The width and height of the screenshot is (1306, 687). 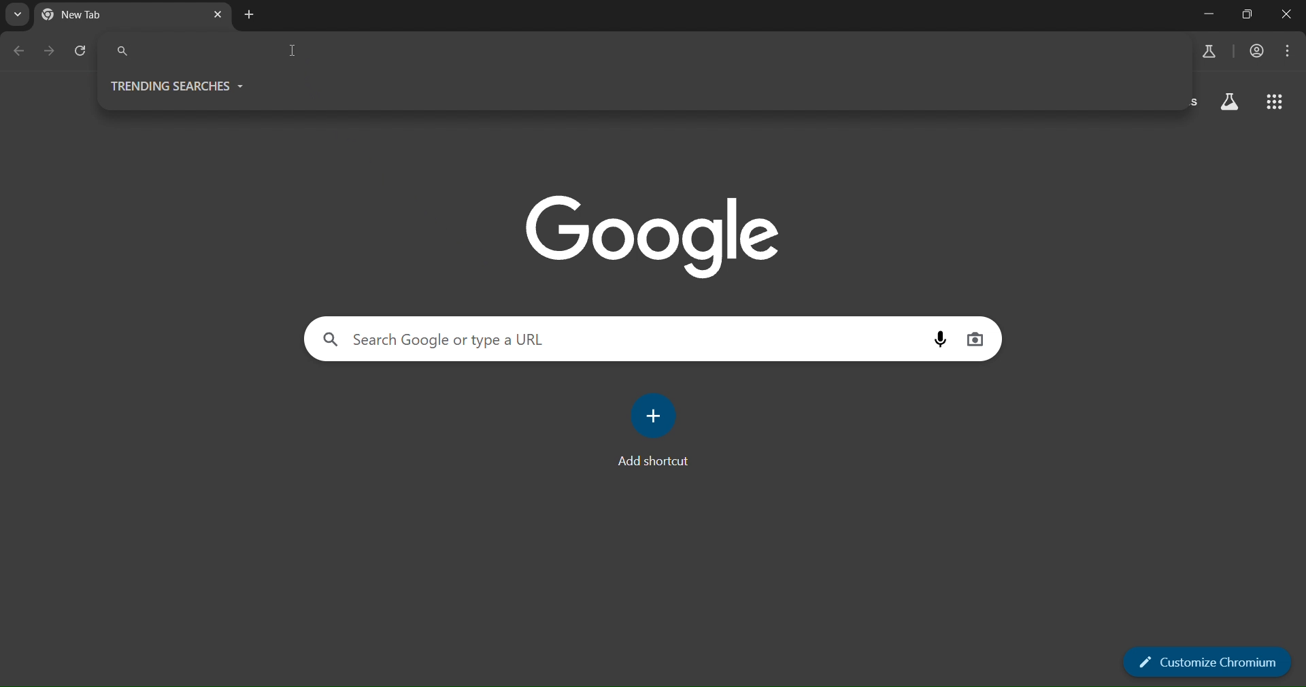 What do you see at coordinates (1230, 101) in the screenshot?
I see `search labs` at bounding box center [1230, 101].